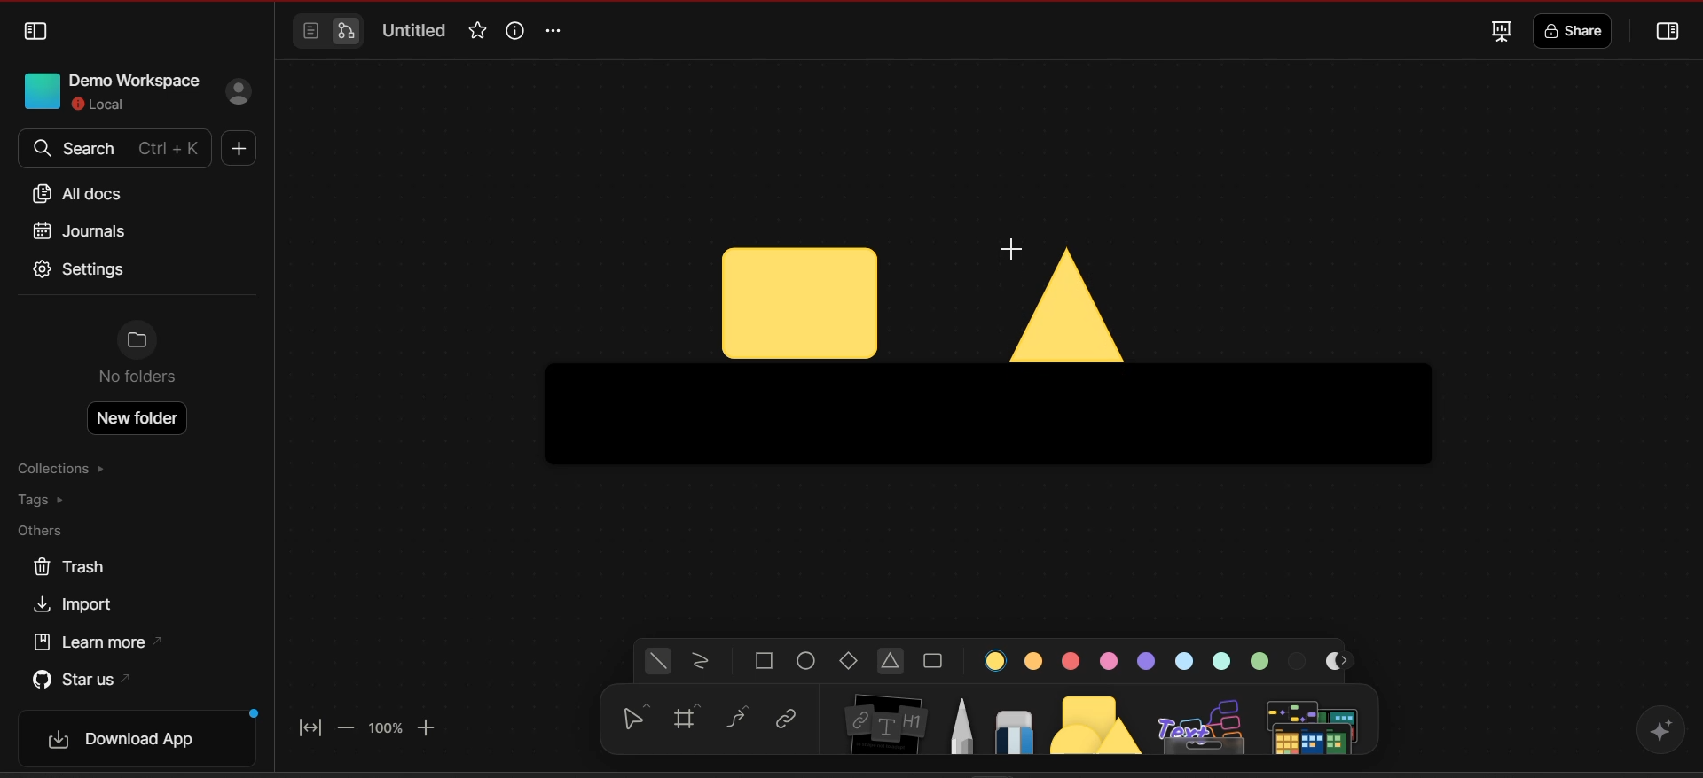  Describe the element at coordinates (347, 727) in the screenshot. I see `zoom out` at that location.